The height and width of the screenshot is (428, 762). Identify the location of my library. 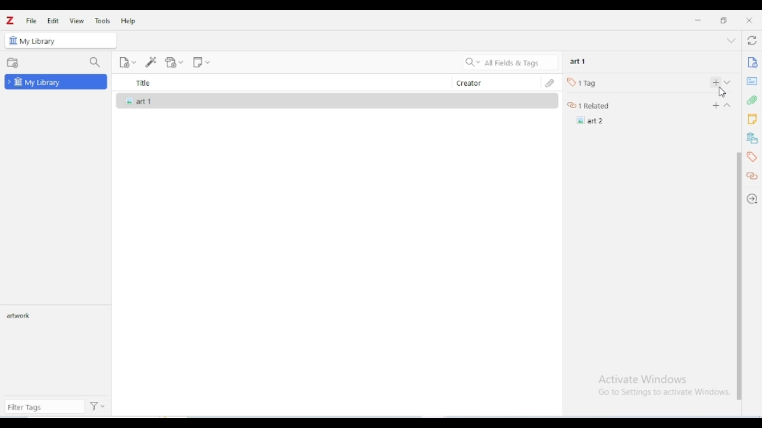
(56, 81).